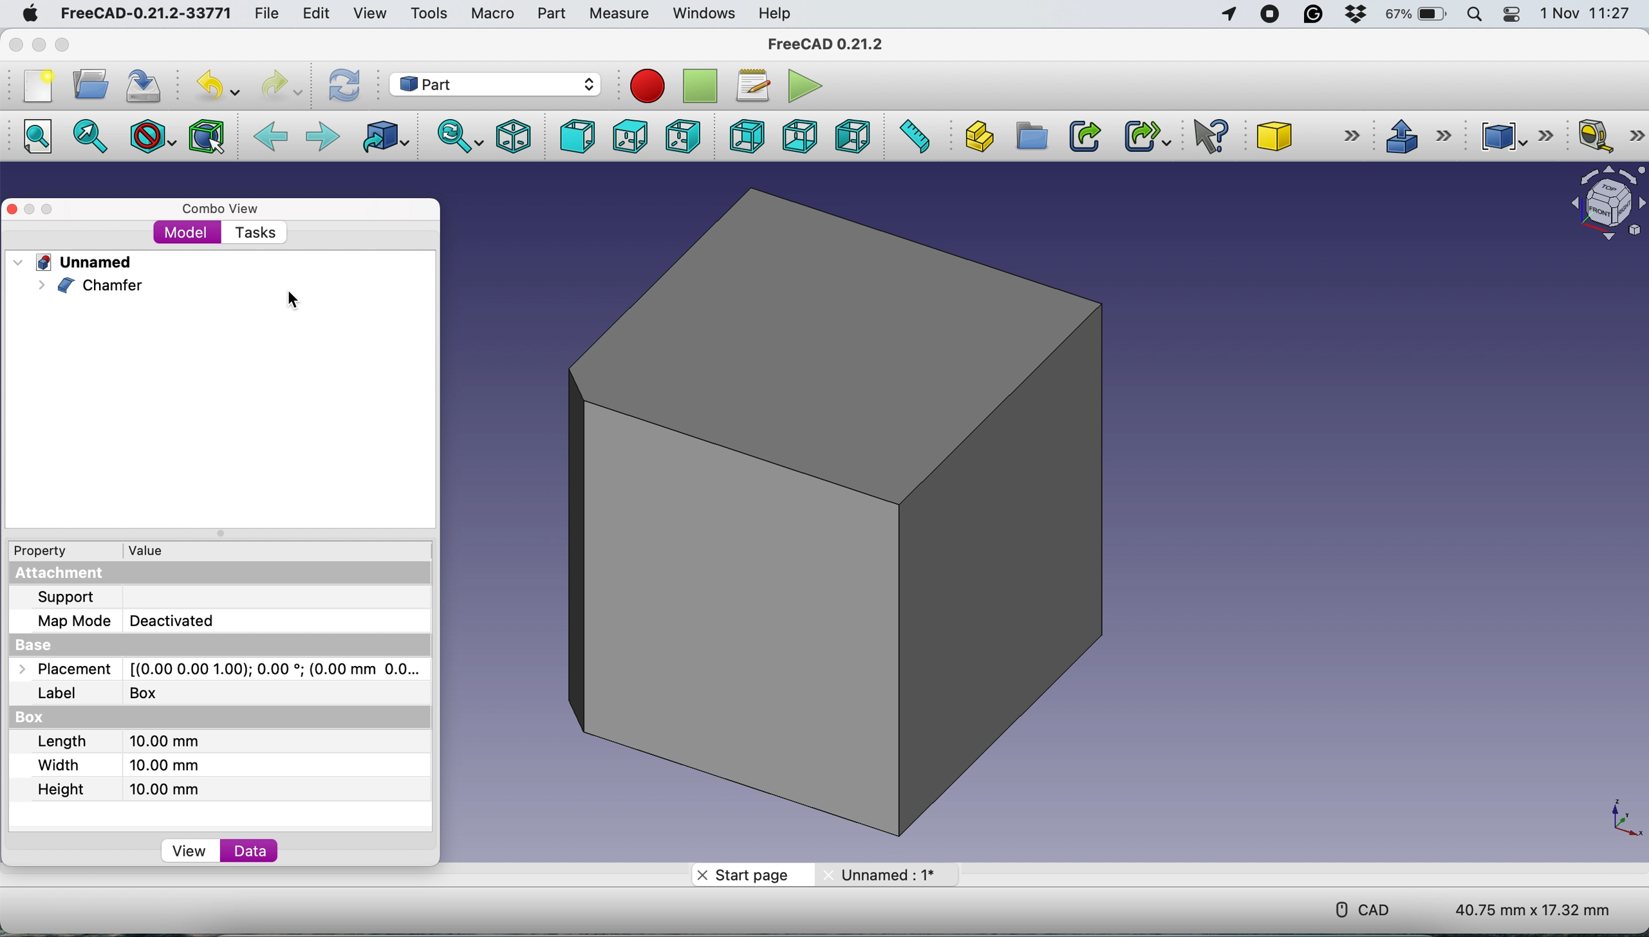 This screenshot has height=937, width=1649. I want to click on create group, so click(1032, 136).